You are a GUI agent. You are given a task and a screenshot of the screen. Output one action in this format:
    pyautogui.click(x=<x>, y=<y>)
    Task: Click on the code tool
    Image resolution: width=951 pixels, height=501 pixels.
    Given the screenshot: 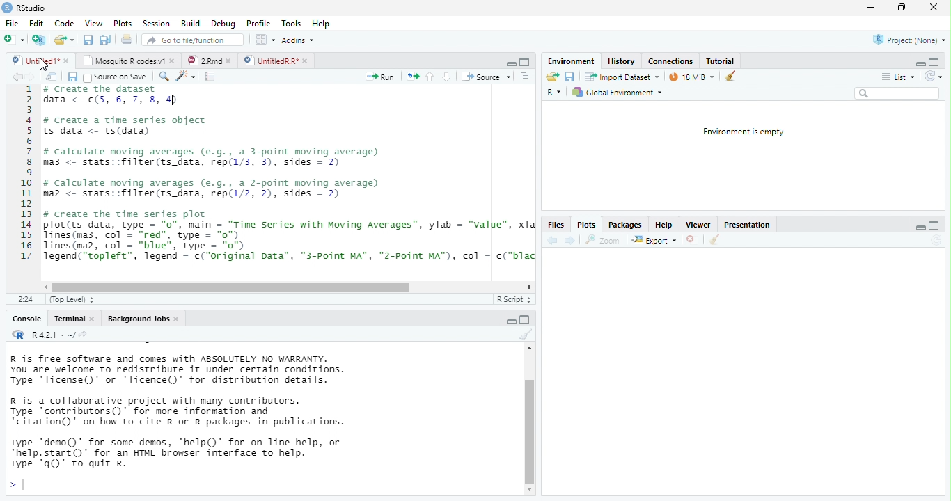 What is the action you would take?
    pyautogui.click(x=187, y=76)
    